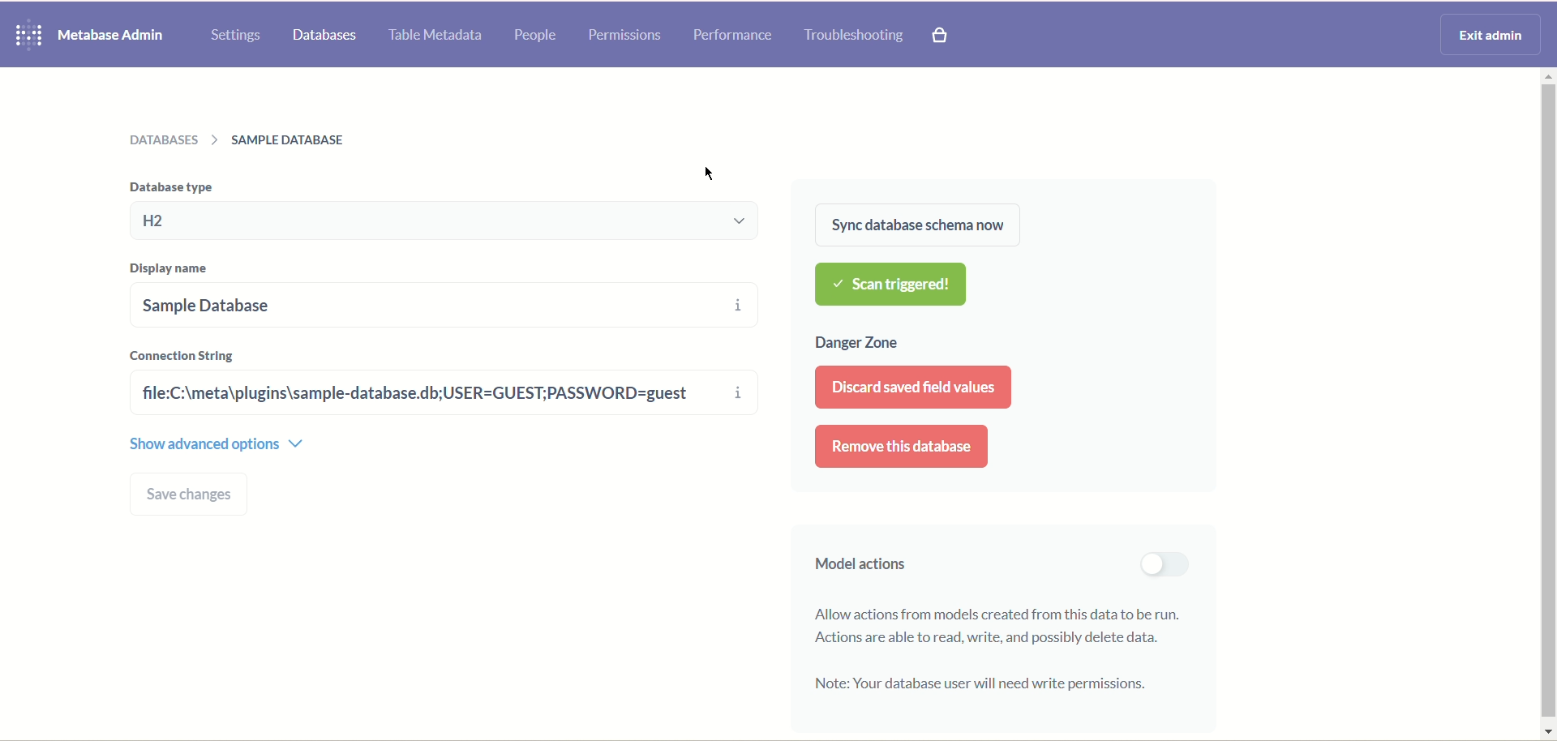  I want to click on discard saved field values, so click(917, 390).